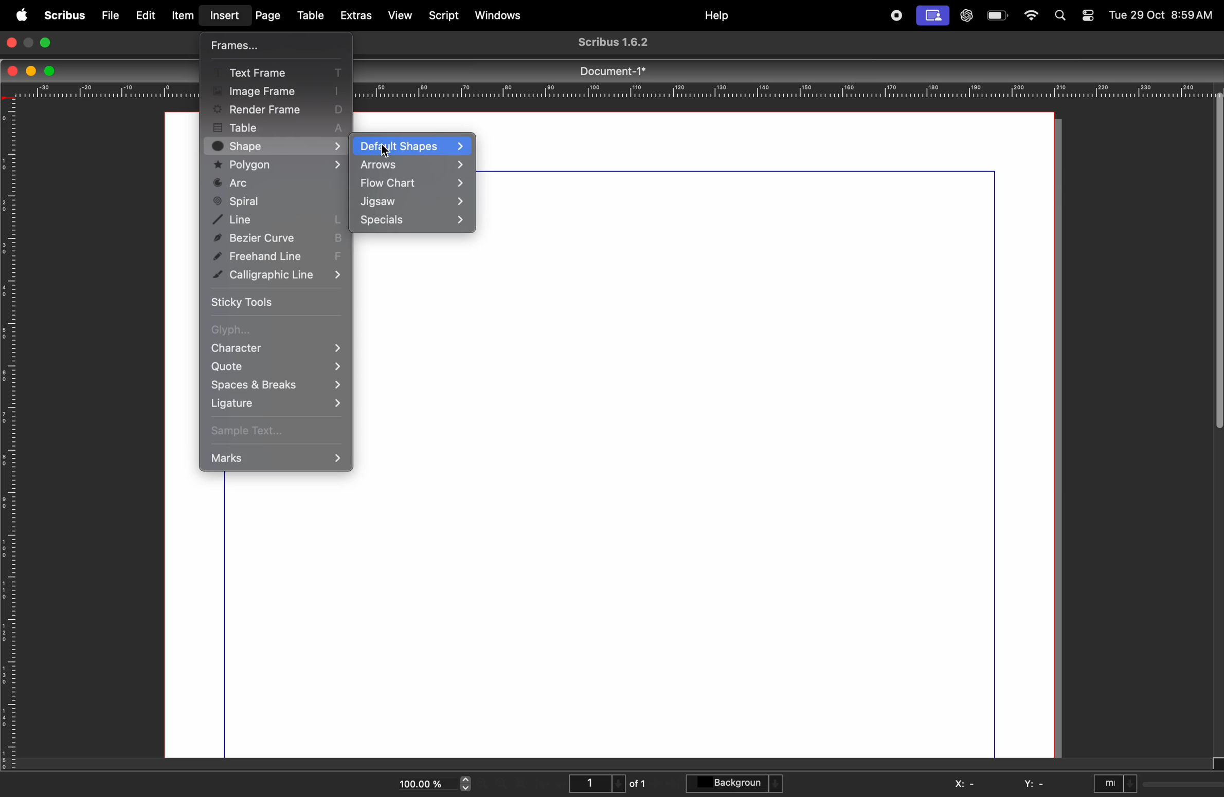  I want to click on zoom in and out, so click(466, 784).